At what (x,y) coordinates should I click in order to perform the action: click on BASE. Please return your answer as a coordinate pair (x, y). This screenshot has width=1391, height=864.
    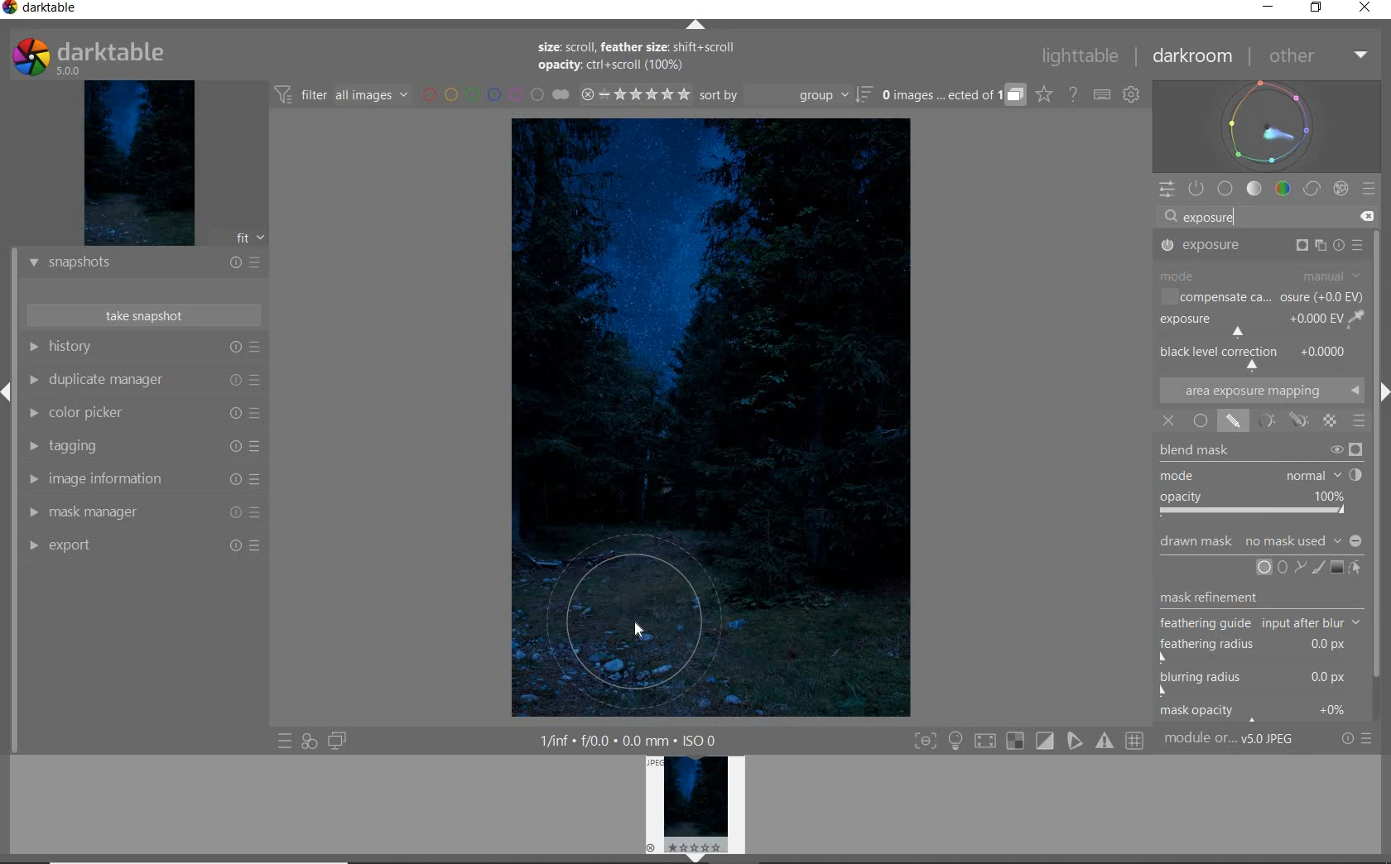
    Looking at the image, I should click on (1225, 188).